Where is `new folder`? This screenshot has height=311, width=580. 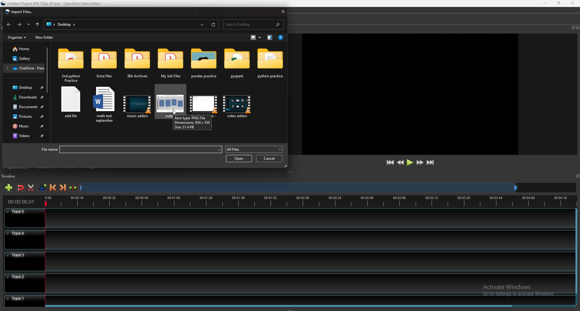
new folder is located at coordinates (45, 37).